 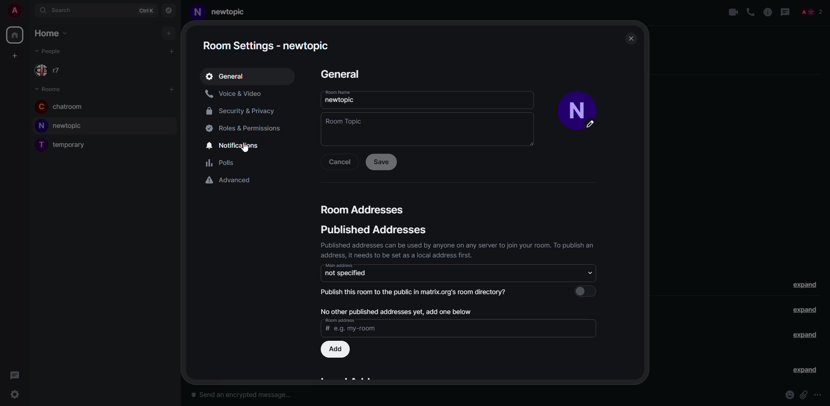 I want to click on no other published addresses yet, add one below, so click(x=398, y=312).